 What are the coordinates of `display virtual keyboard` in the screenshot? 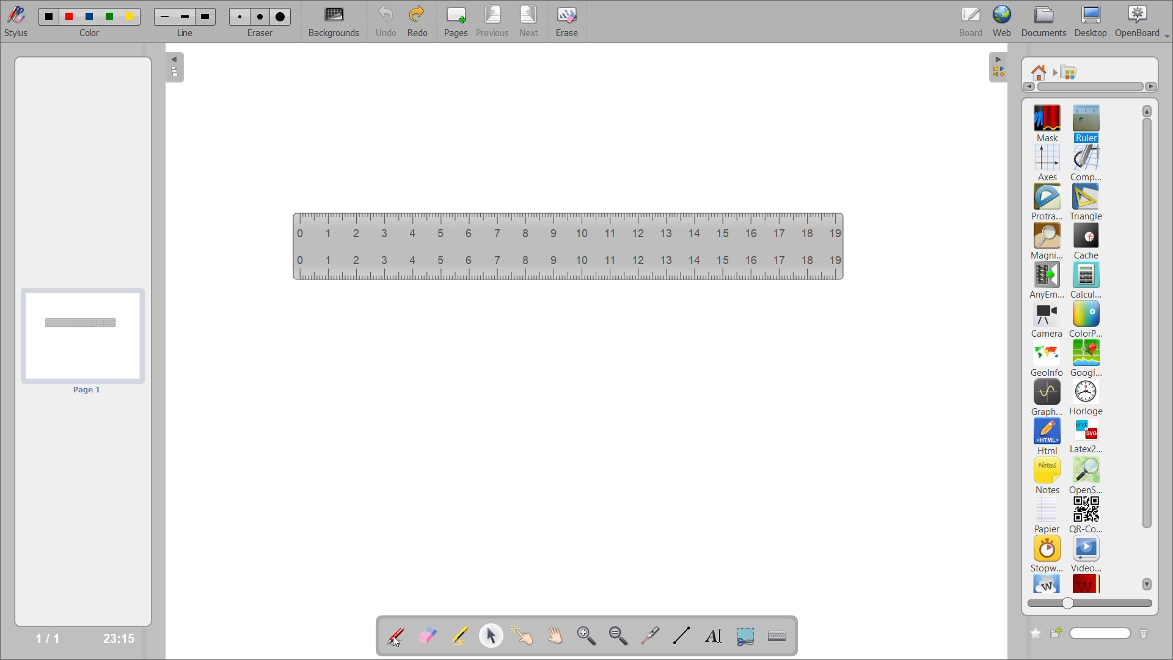 It's located at (780, 636).